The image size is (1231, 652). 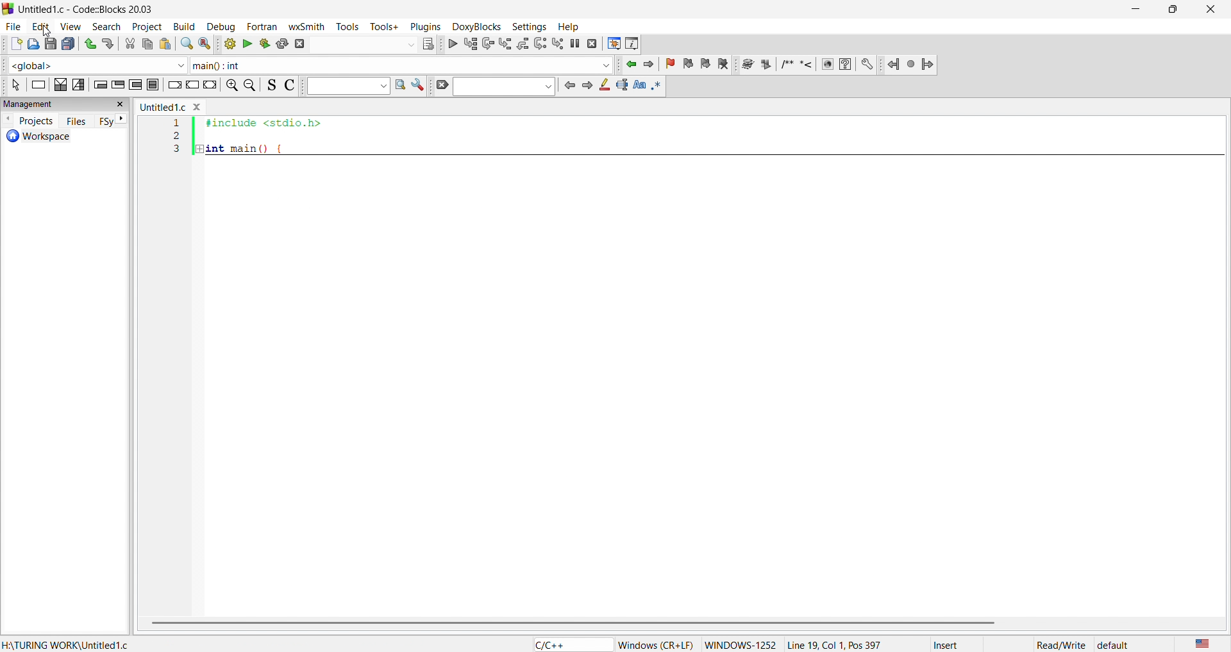 What do you see at coordinates (660, 85) in the screenshot?
I see `use regex` at bounding box center [660, 85].